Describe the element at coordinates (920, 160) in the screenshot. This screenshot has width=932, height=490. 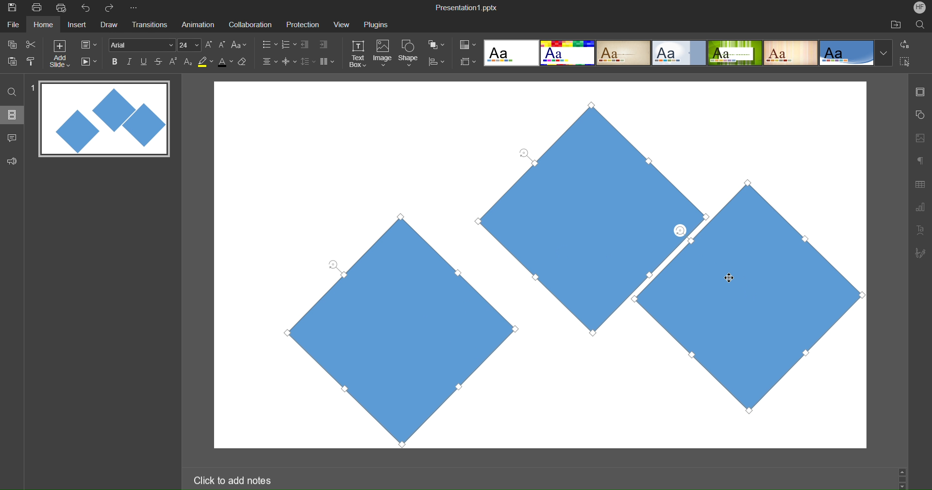
I see `Paragraph Settings` at that location.